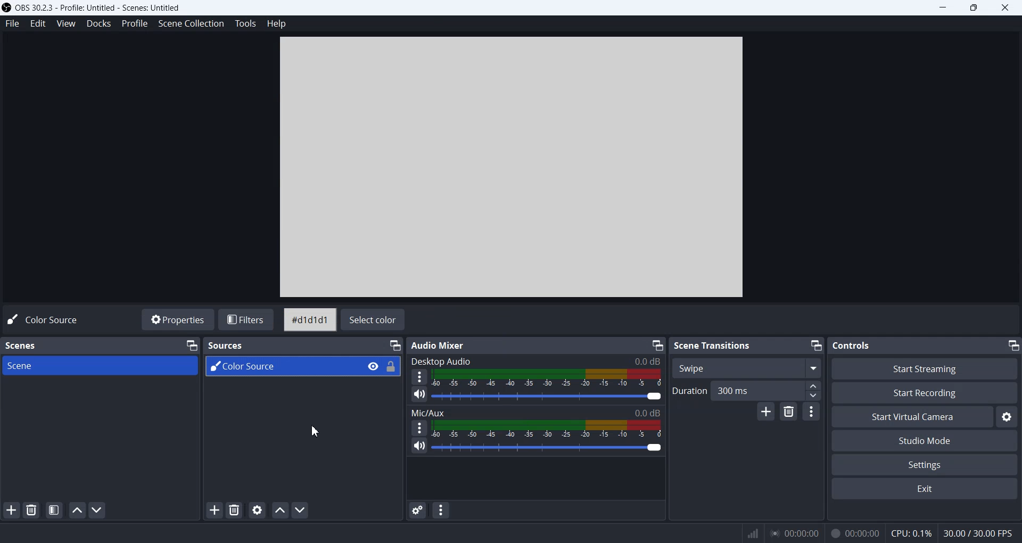  Describe the element at coordinates (713, 345) in the screenshot. I see `Scene Transitions` at that location.